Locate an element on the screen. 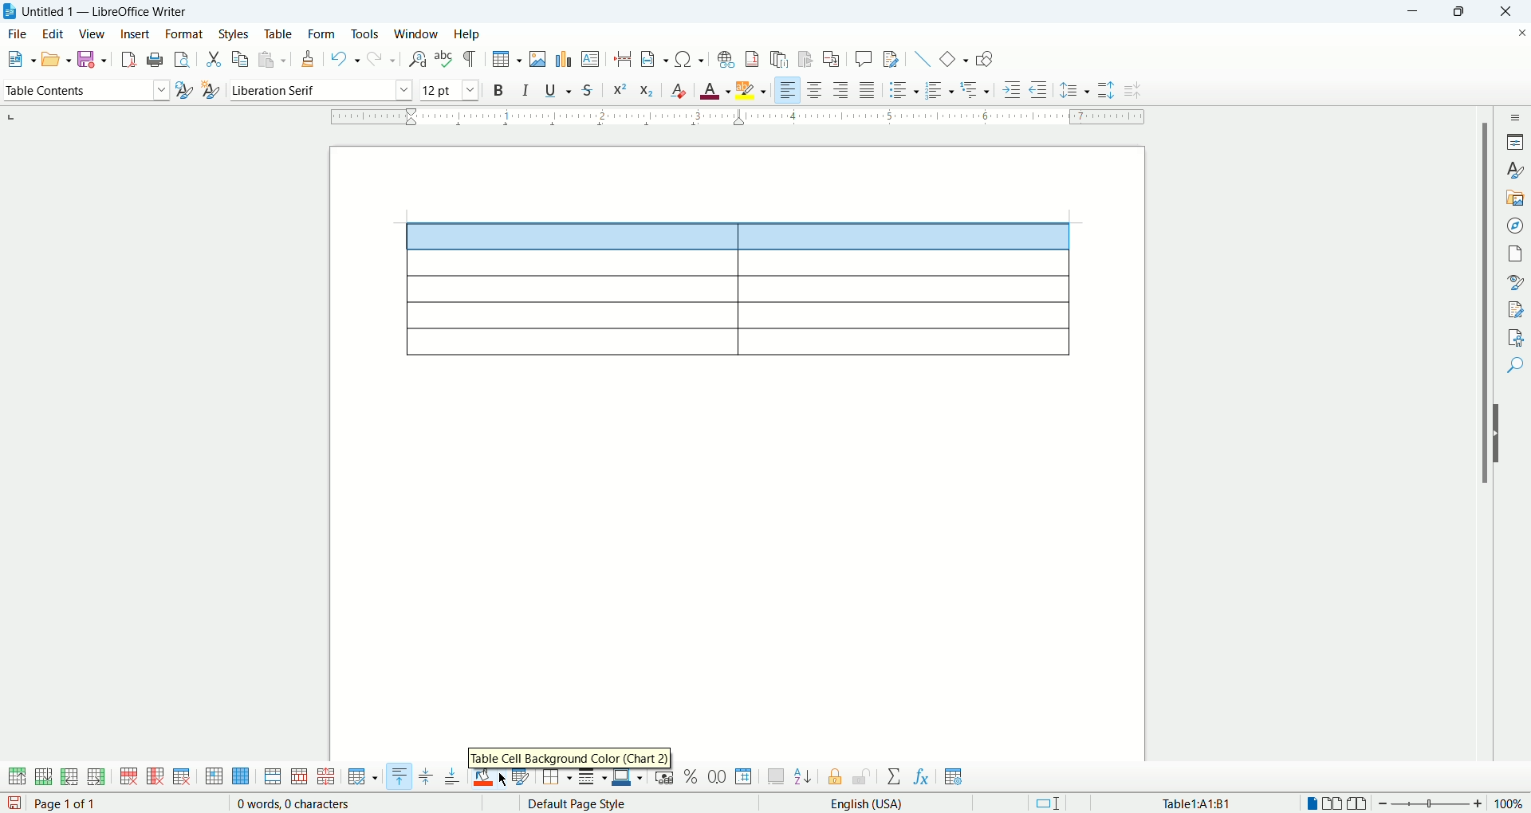  underline is located at coordinates (558, 88).